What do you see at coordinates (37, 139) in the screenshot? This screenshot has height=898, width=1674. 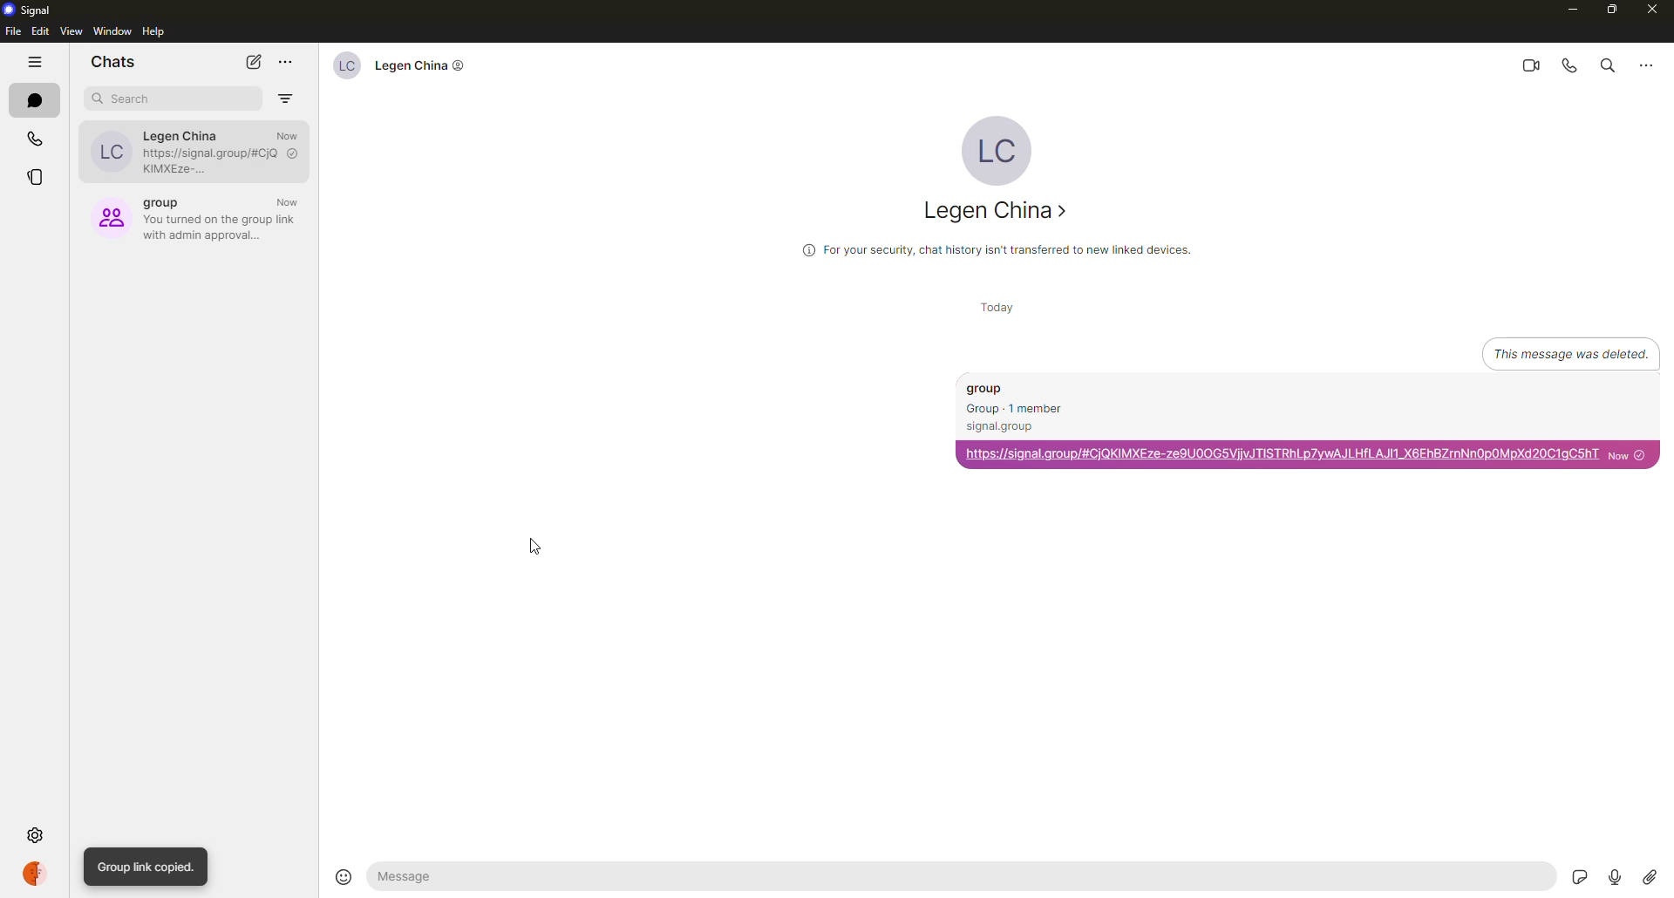 I see `calls` at bounding box center [37, 139].